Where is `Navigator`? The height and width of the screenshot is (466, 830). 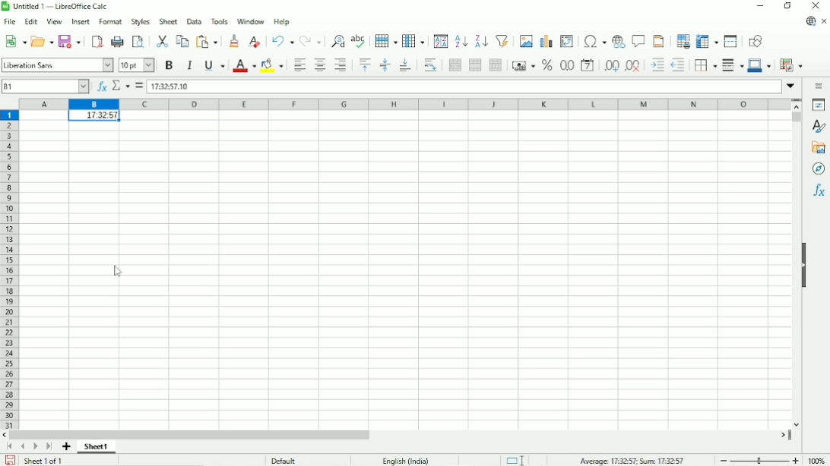
Navigator is located at coordinates (819, 169).